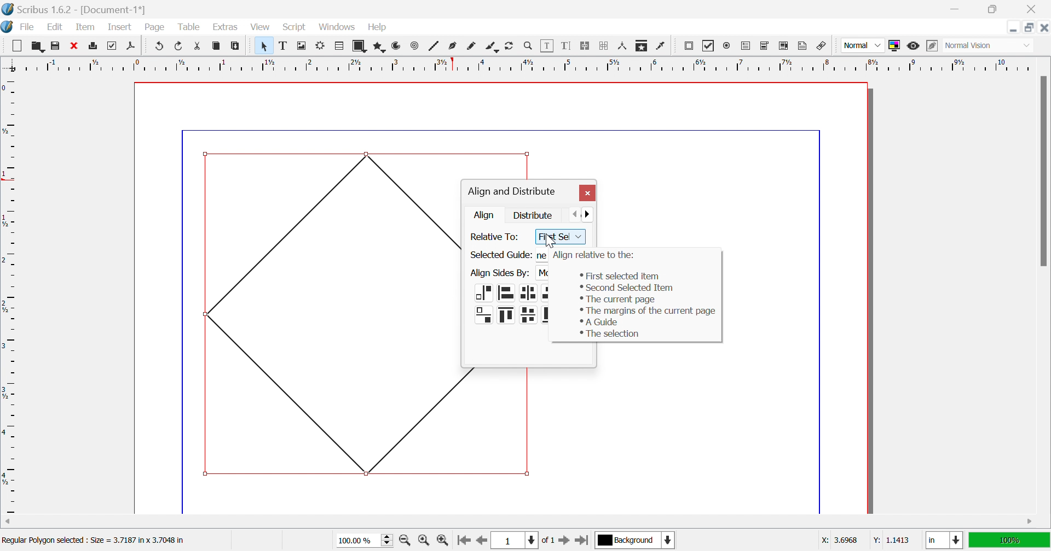 This screenshot has height=551, width=1051. Describe the element at coordinates (581, 542) in the screenshot. I see `Go to the last page` at that location.